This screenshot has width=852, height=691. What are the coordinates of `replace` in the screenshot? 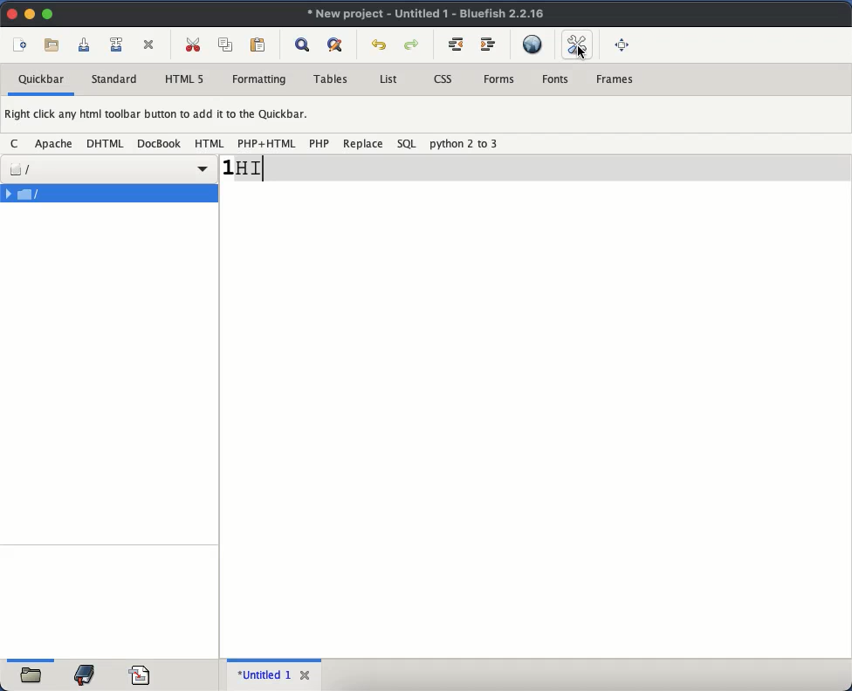 It's located at (364, 145).